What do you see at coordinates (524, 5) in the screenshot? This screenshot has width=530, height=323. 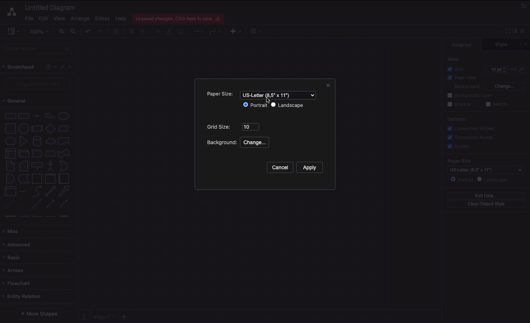 I see `Night mode ` at bounding box center [524, 5].